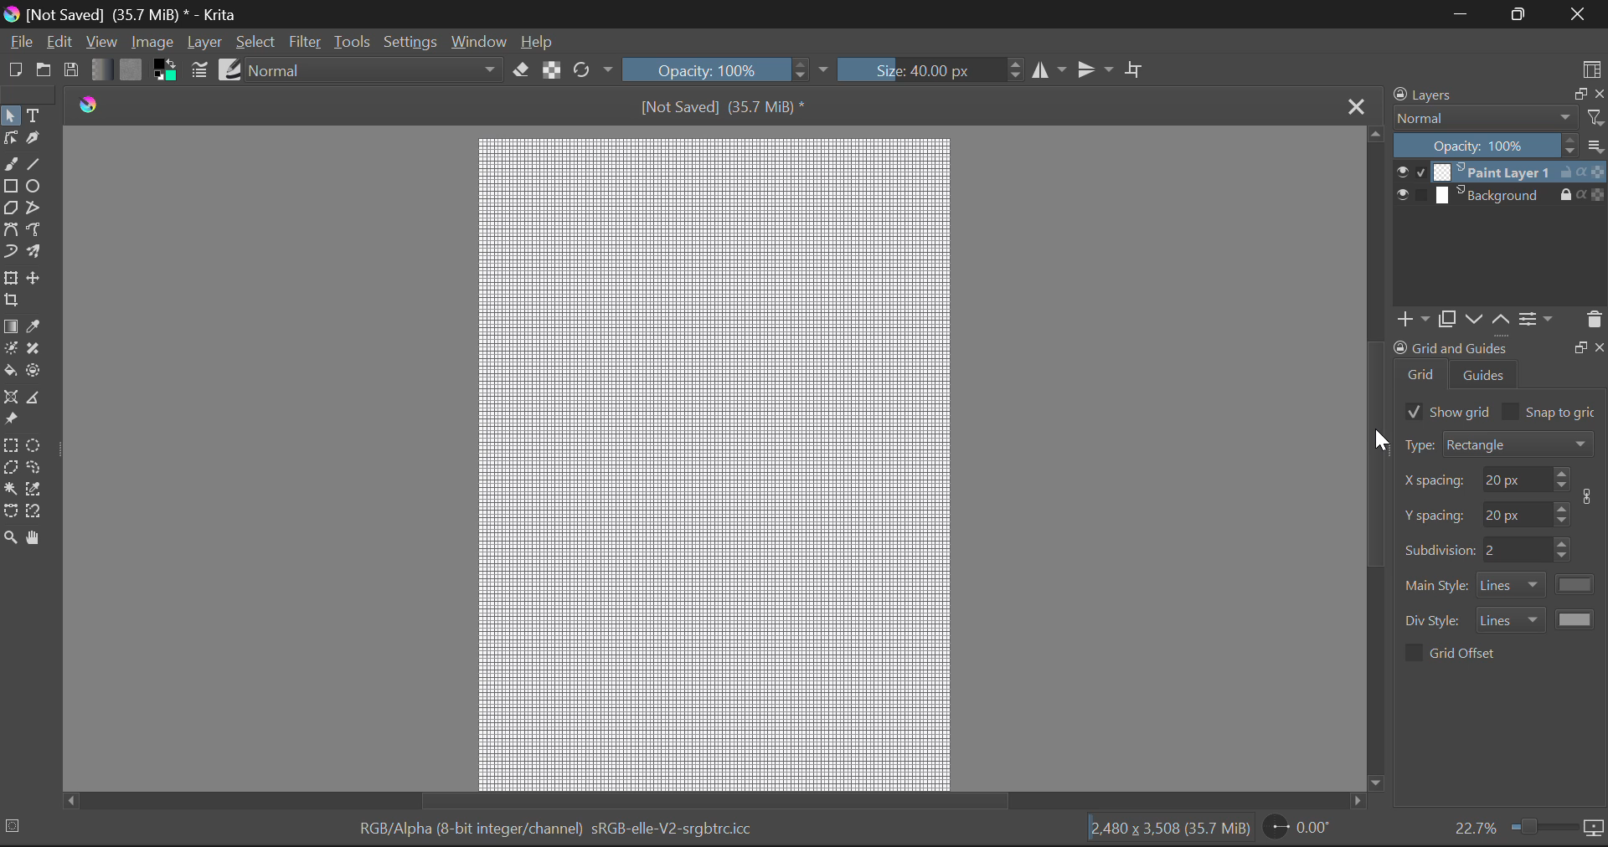 This screenshot has width=1608, height=847. I want to click on checkbox, so click(1511, 411).